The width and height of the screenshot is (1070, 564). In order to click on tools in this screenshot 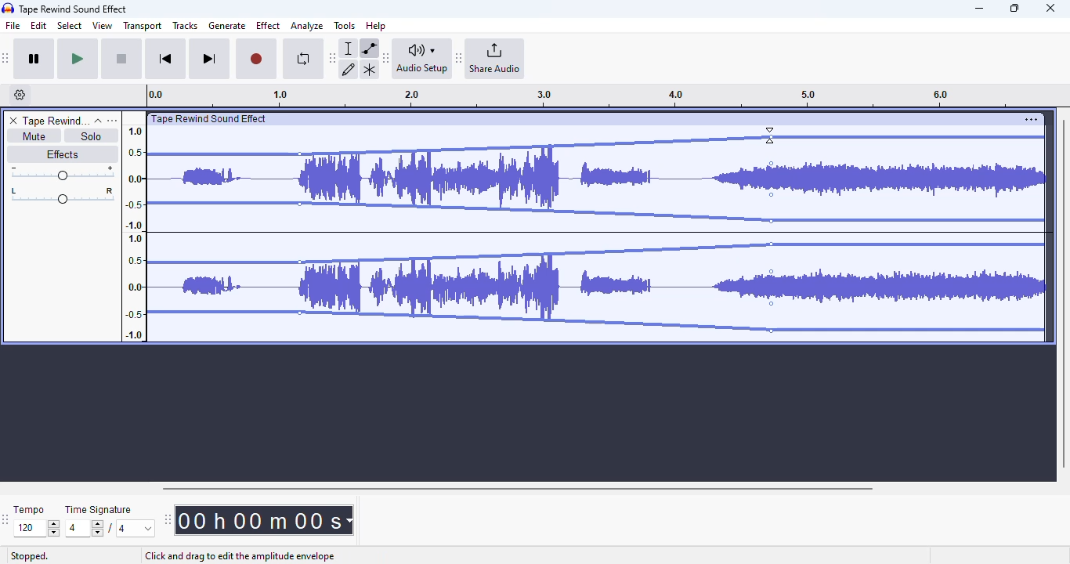, I will do `click(345, 25)`.